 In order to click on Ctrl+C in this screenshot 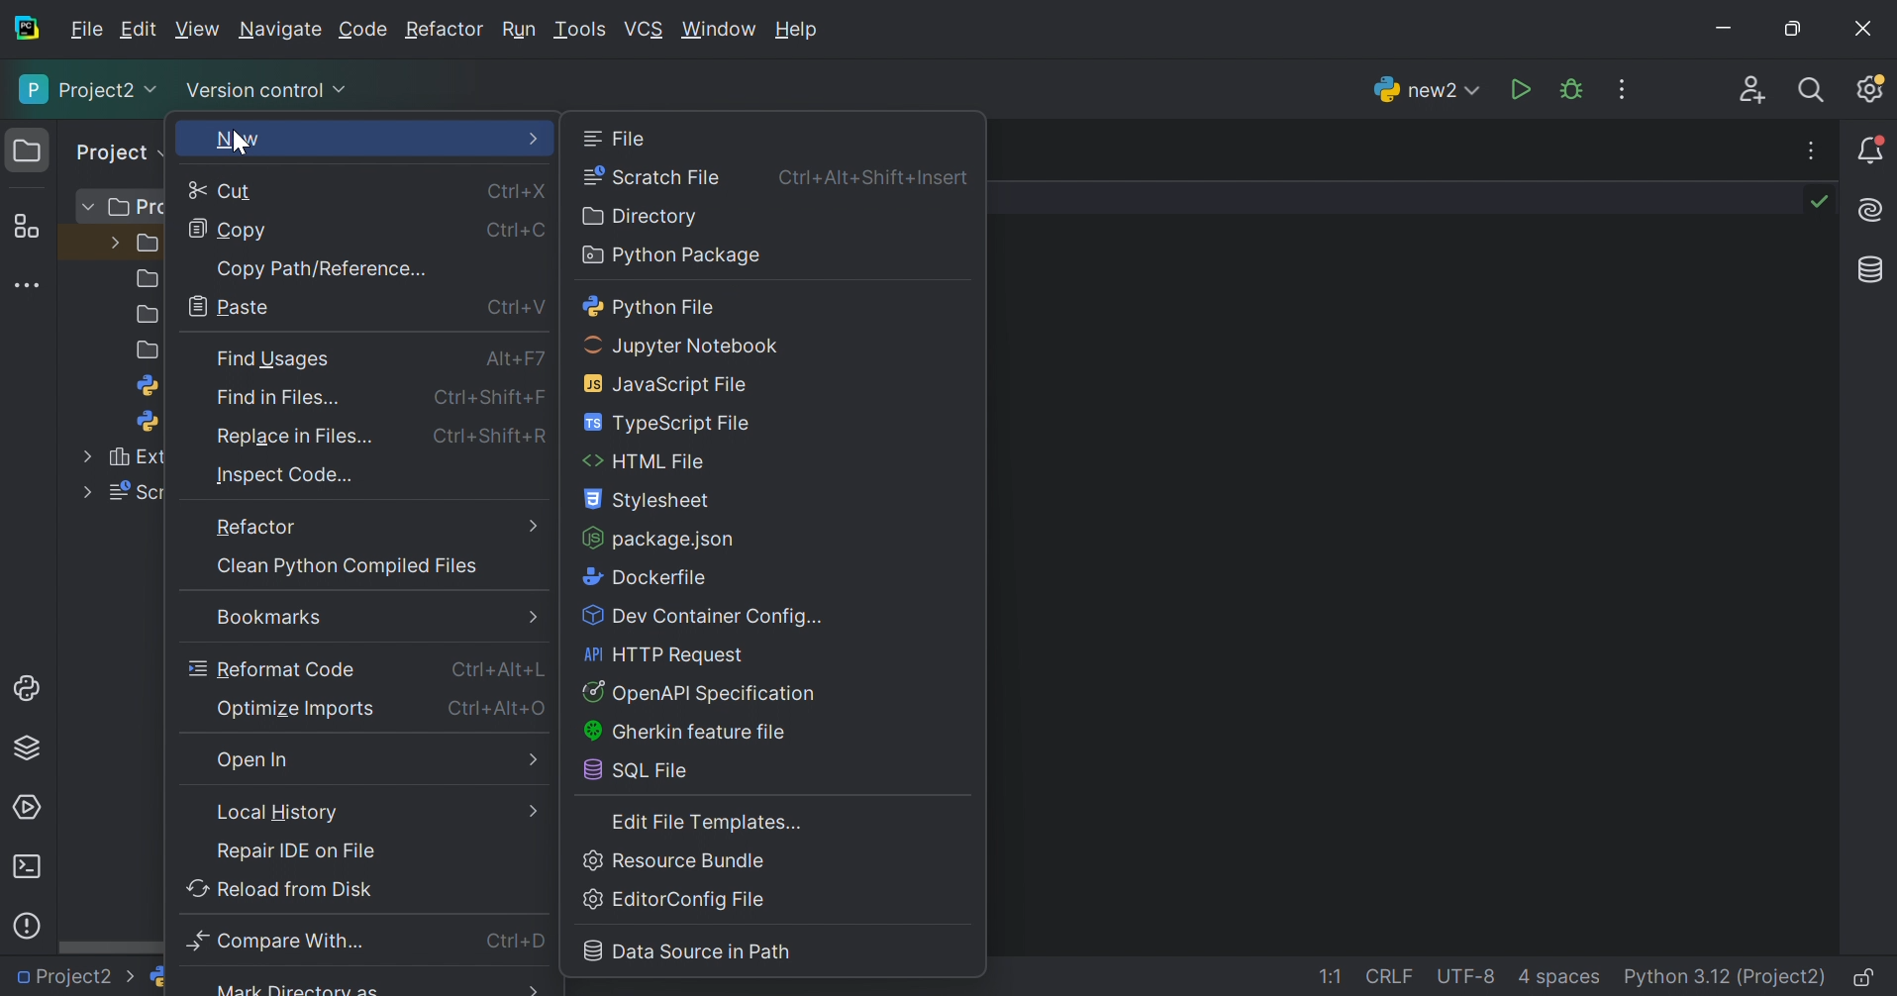, I will do `click(521, 231)`.